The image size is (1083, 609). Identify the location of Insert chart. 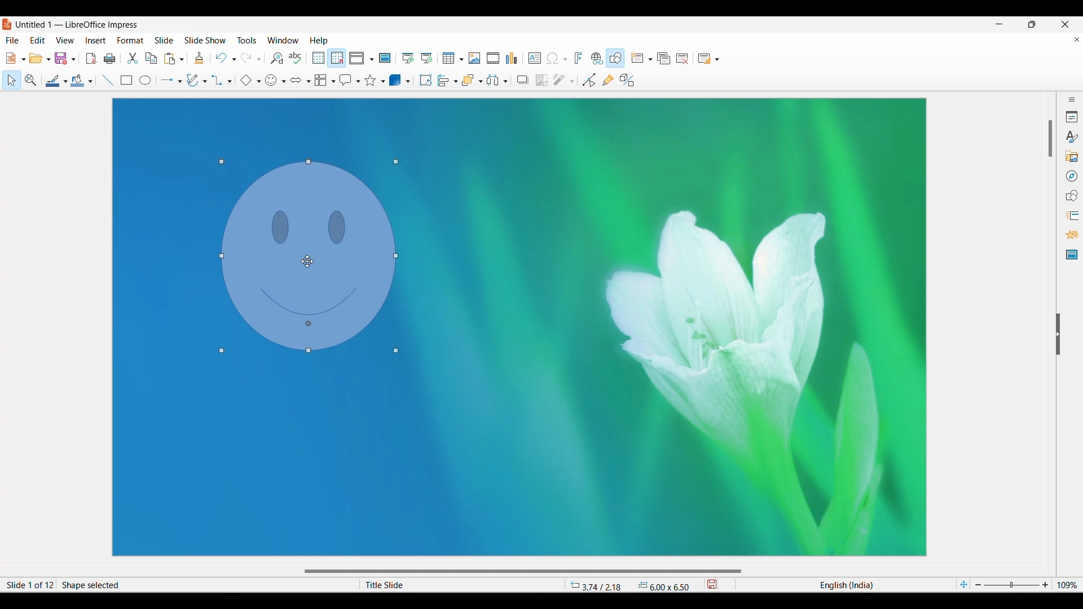
(512, 58).